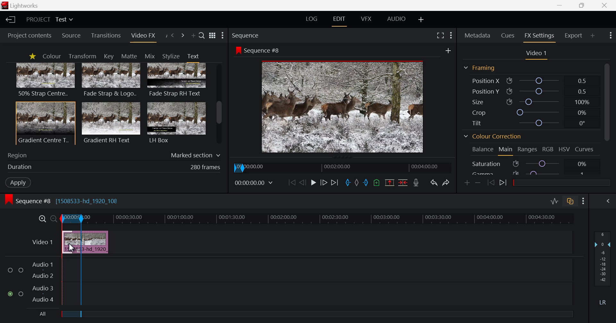 The height and width of the screenshot is (323, 616). What do you see at coordinates (531, 91) in the screenshot?
I see `Position Y` at bounding box center [531, 91].